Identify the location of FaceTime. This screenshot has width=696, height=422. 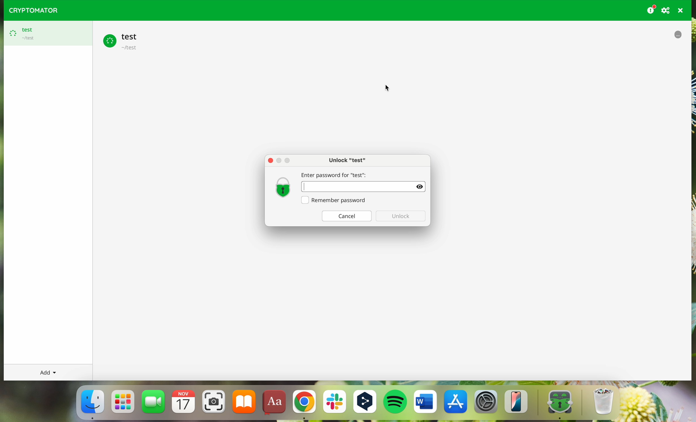
(154, 404).